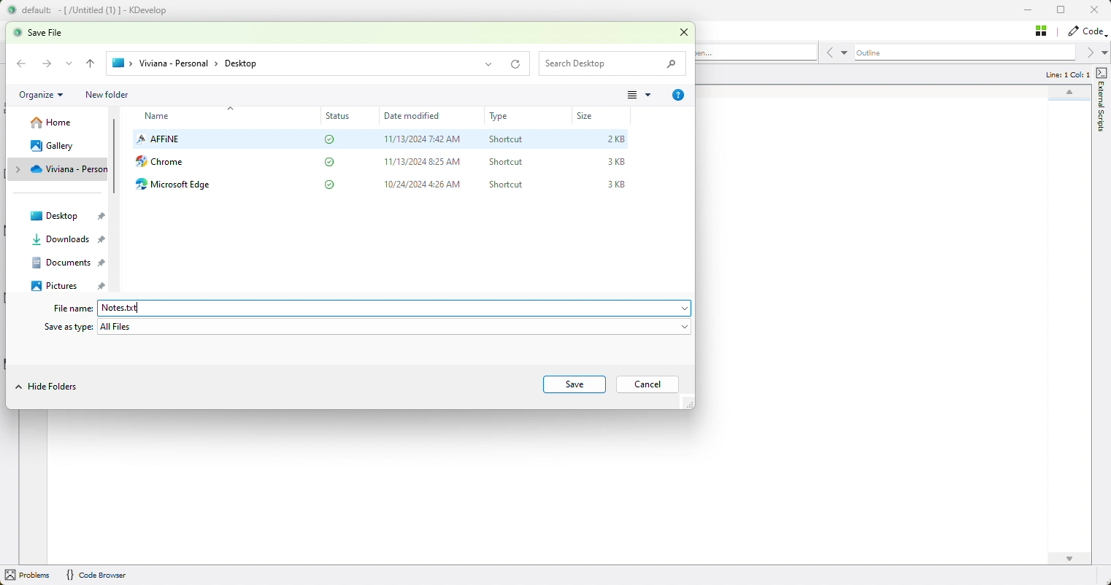  What do you see at coordinates (61, 168) in the screenshot?
I see `save location` at bounding box center [61, 168].